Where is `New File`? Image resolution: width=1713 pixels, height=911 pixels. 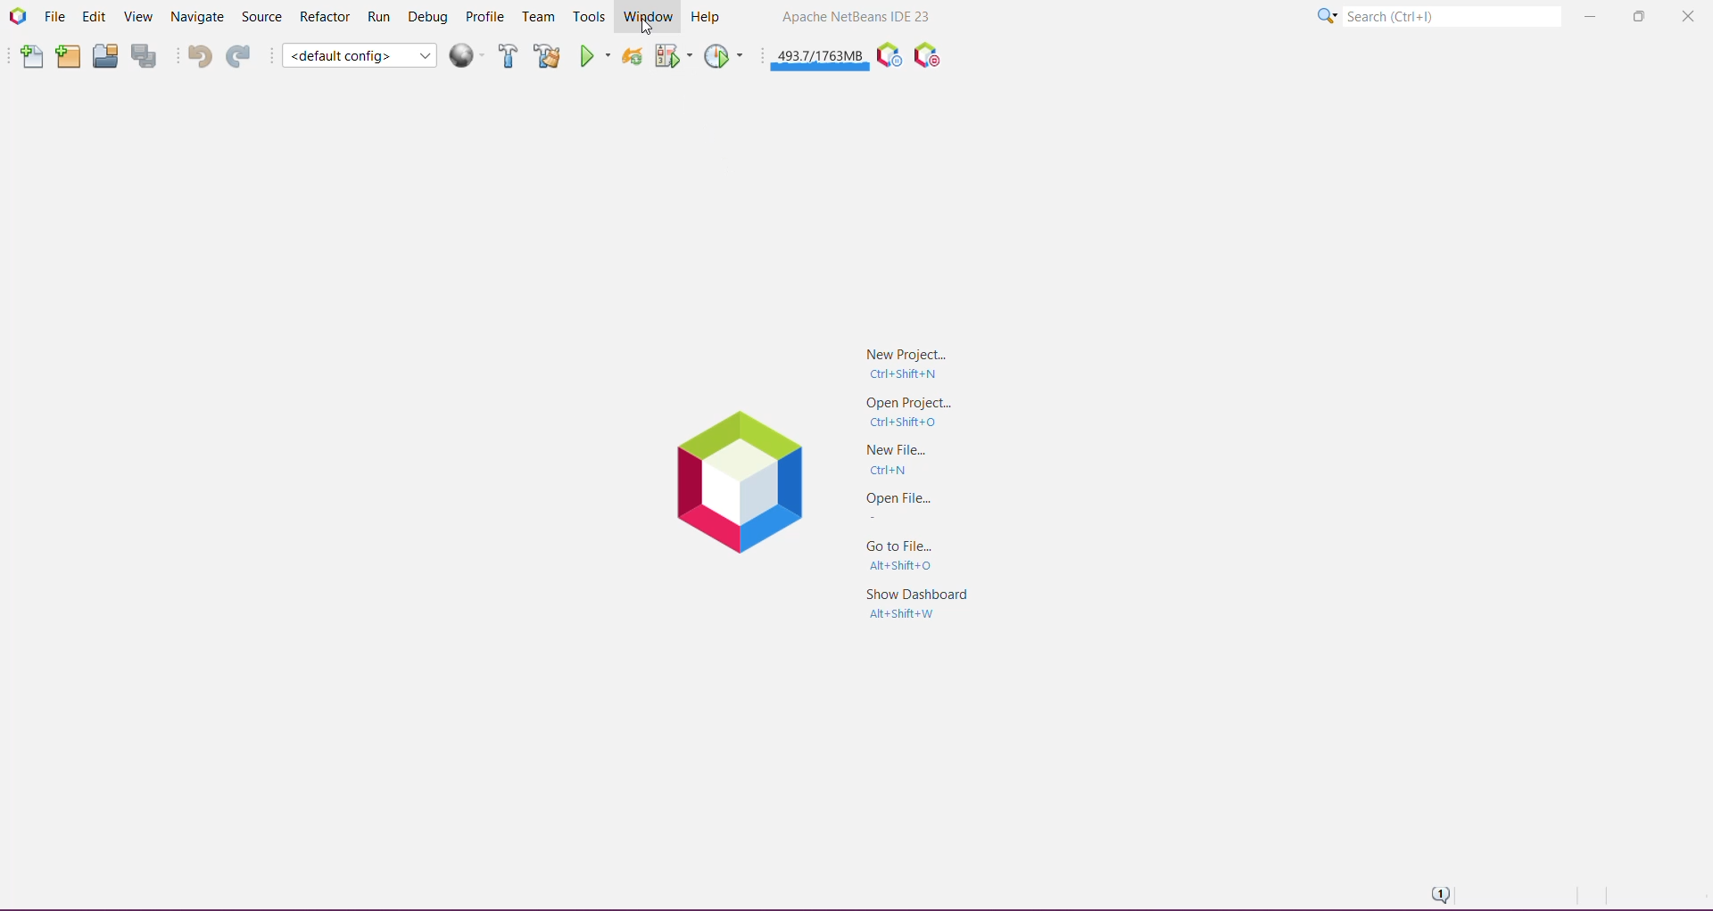
New File is located at coordinates (30, 57).